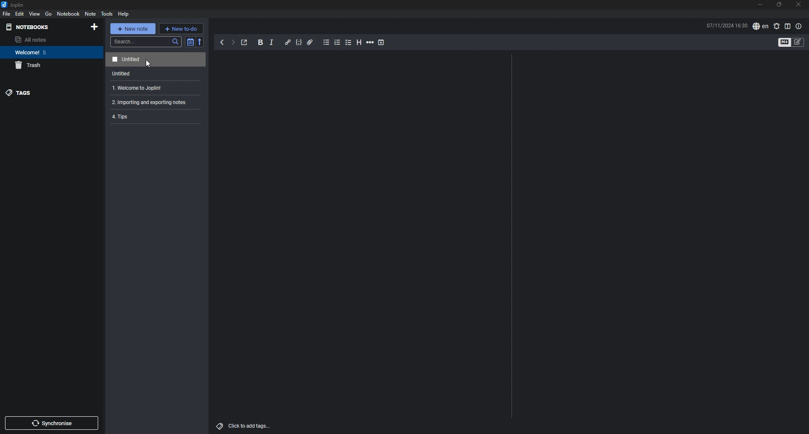  Describe the element at coordinates (157, 103) in the screenshot. I see `2. Importing and exporting notes:` at that location.